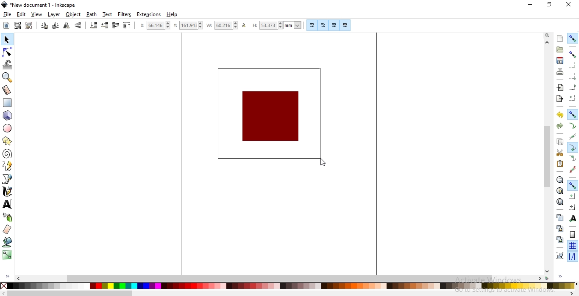 The height and width of the screenshot is (296, 579). I want to click on horizontal coordinate of selection, so click(141, 25).